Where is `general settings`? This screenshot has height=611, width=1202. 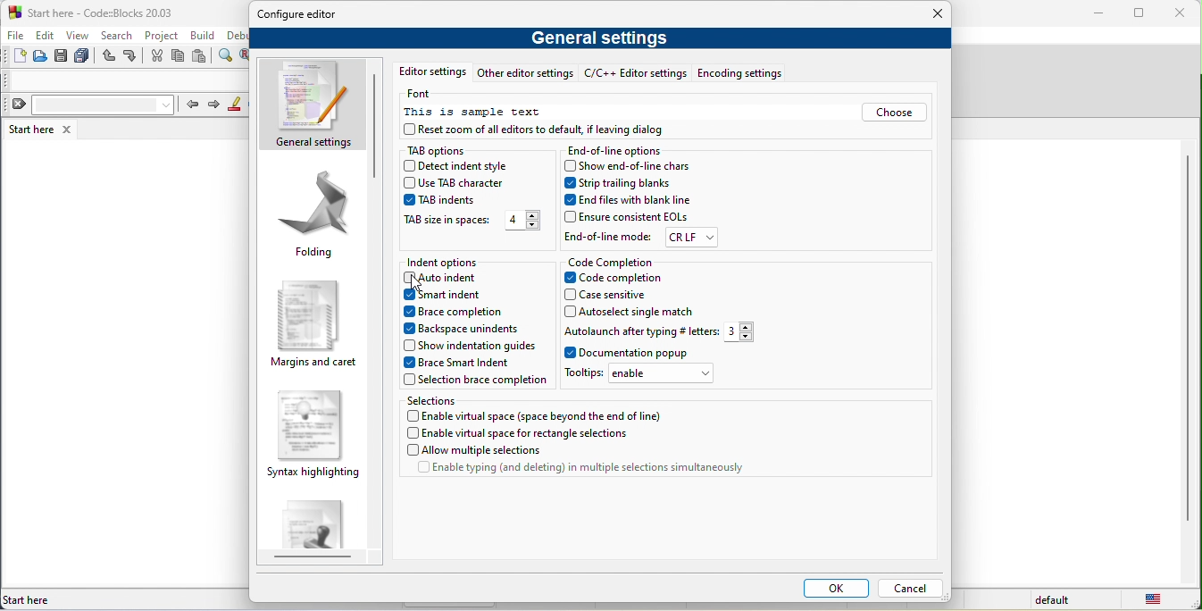 general settings is located at coordinates (313, 105).